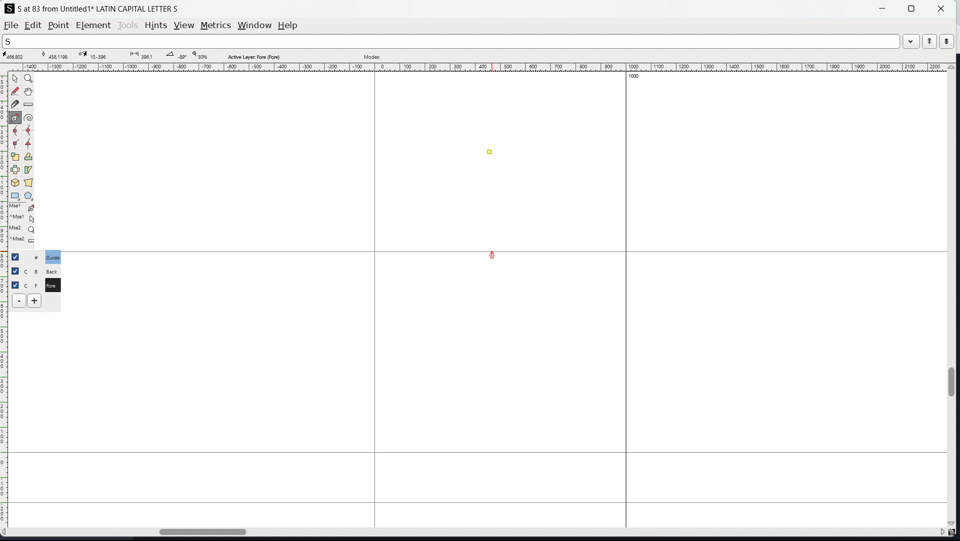 The width and height of the screenshot is (960, 541). I want to click on rotate the selection in 3D and project back to plane , so click(15, 183).